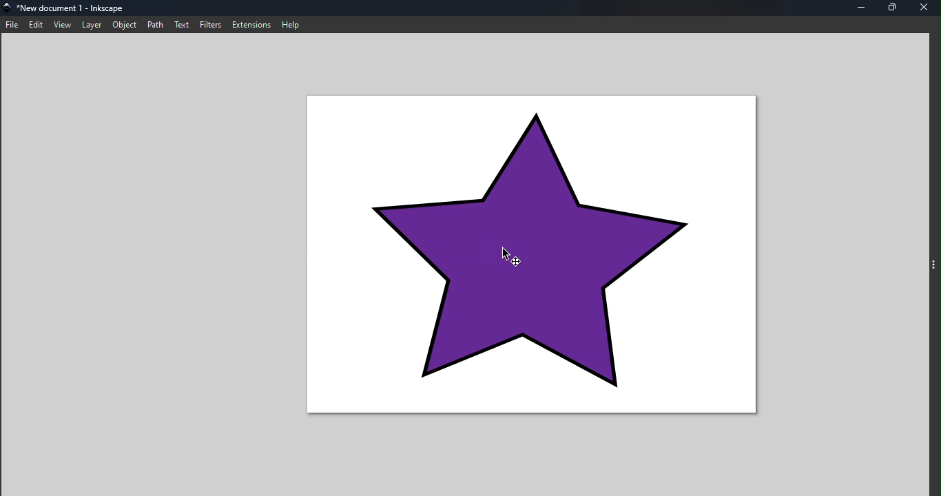 Image resolution: width=941 pixels, height=496 pixels. What do you see at coordinates (123, 24) in the screenshot?
I see `Object` at bounding box center [123, 24].